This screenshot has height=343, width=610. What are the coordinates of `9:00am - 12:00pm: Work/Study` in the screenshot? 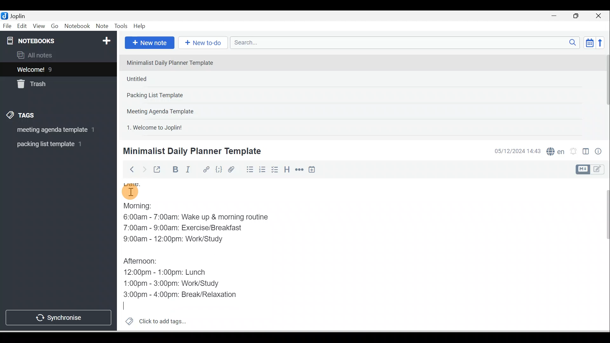 It's located at (182, 240).